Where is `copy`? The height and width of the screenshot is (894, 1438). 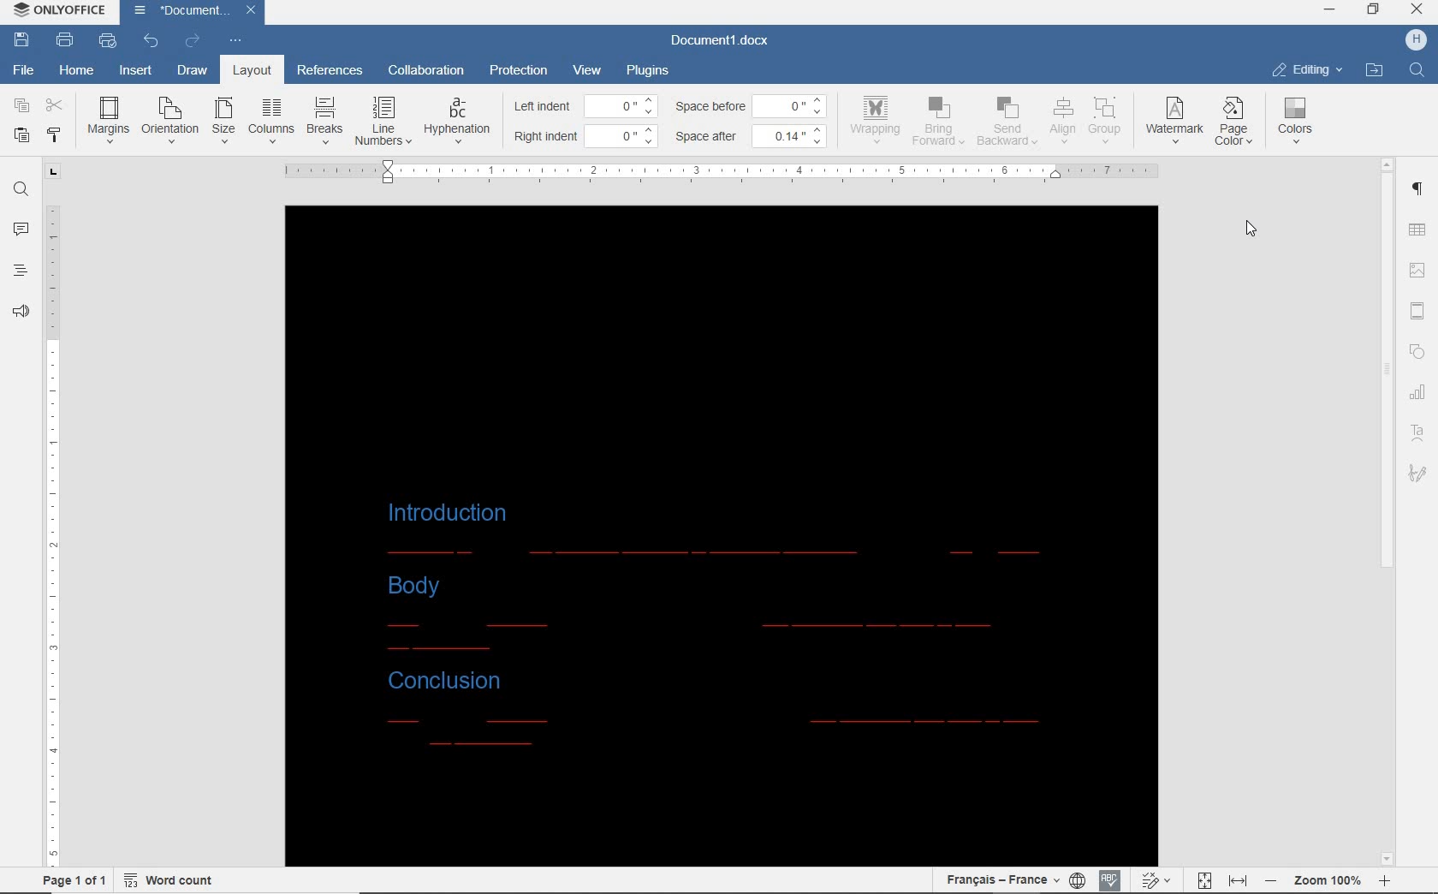
copy is located at coordinates (24, 106).